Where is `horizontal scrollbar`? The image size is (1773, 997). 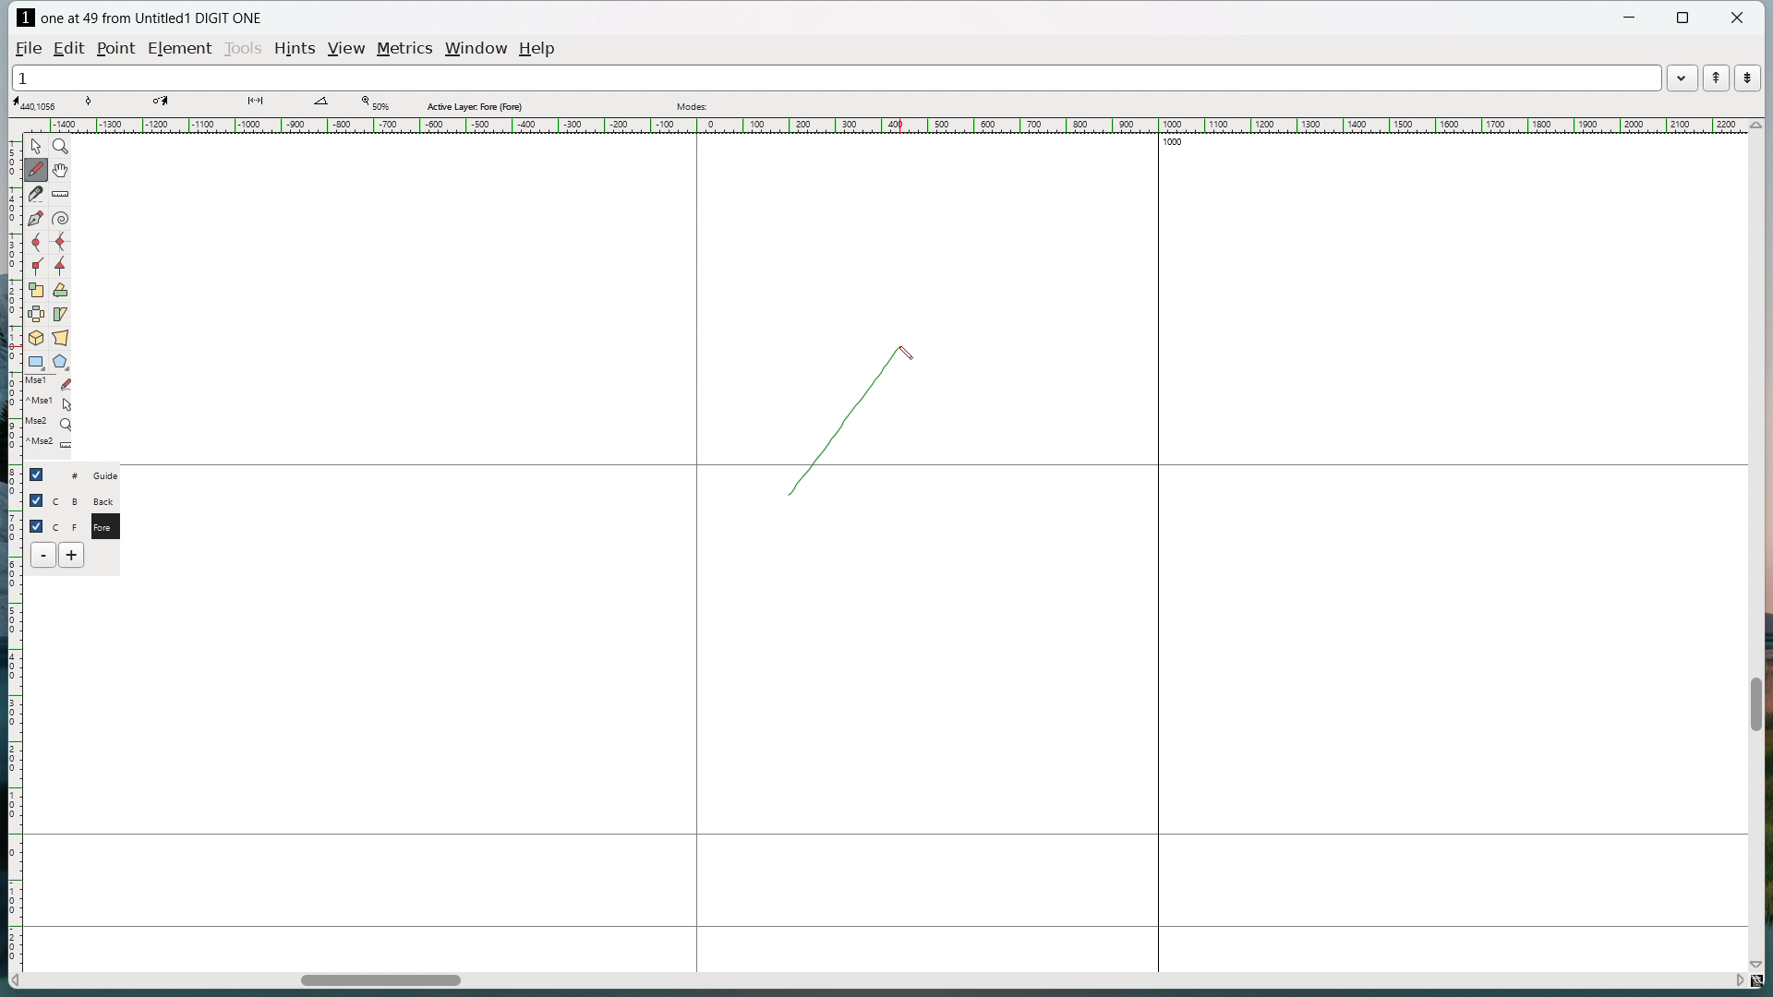
horizontal scrollbar is located at coordinates (380, 983).